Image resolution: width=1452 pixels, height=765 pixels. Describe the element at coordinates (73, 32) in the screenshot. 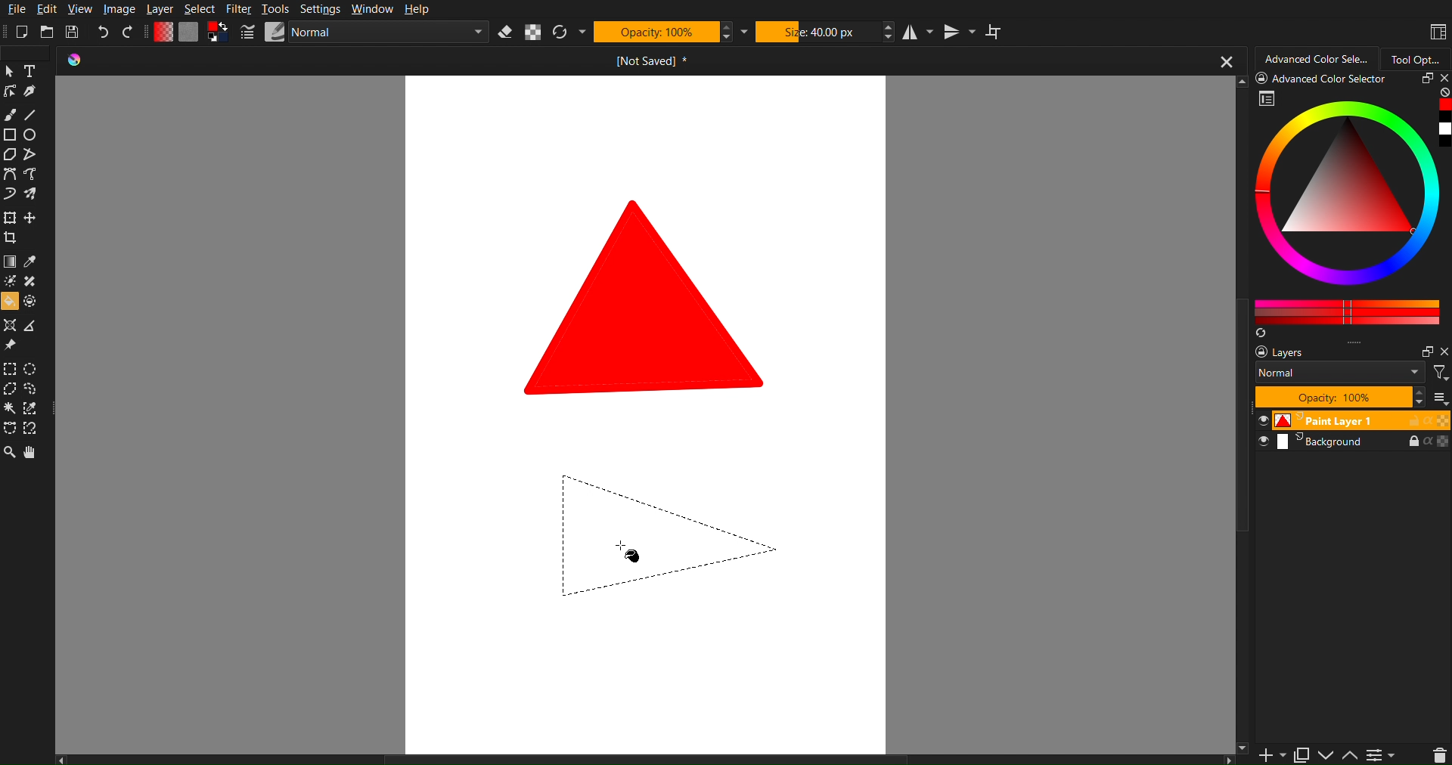

I see `Save` at that location.